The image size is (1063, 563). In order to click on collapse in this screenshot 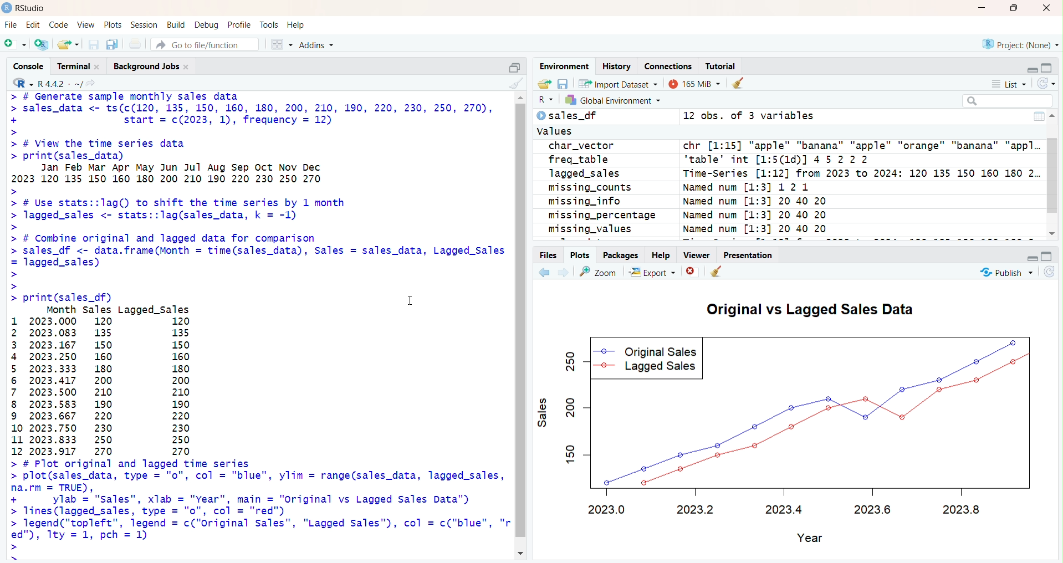, I will do `click(515, 66)`.